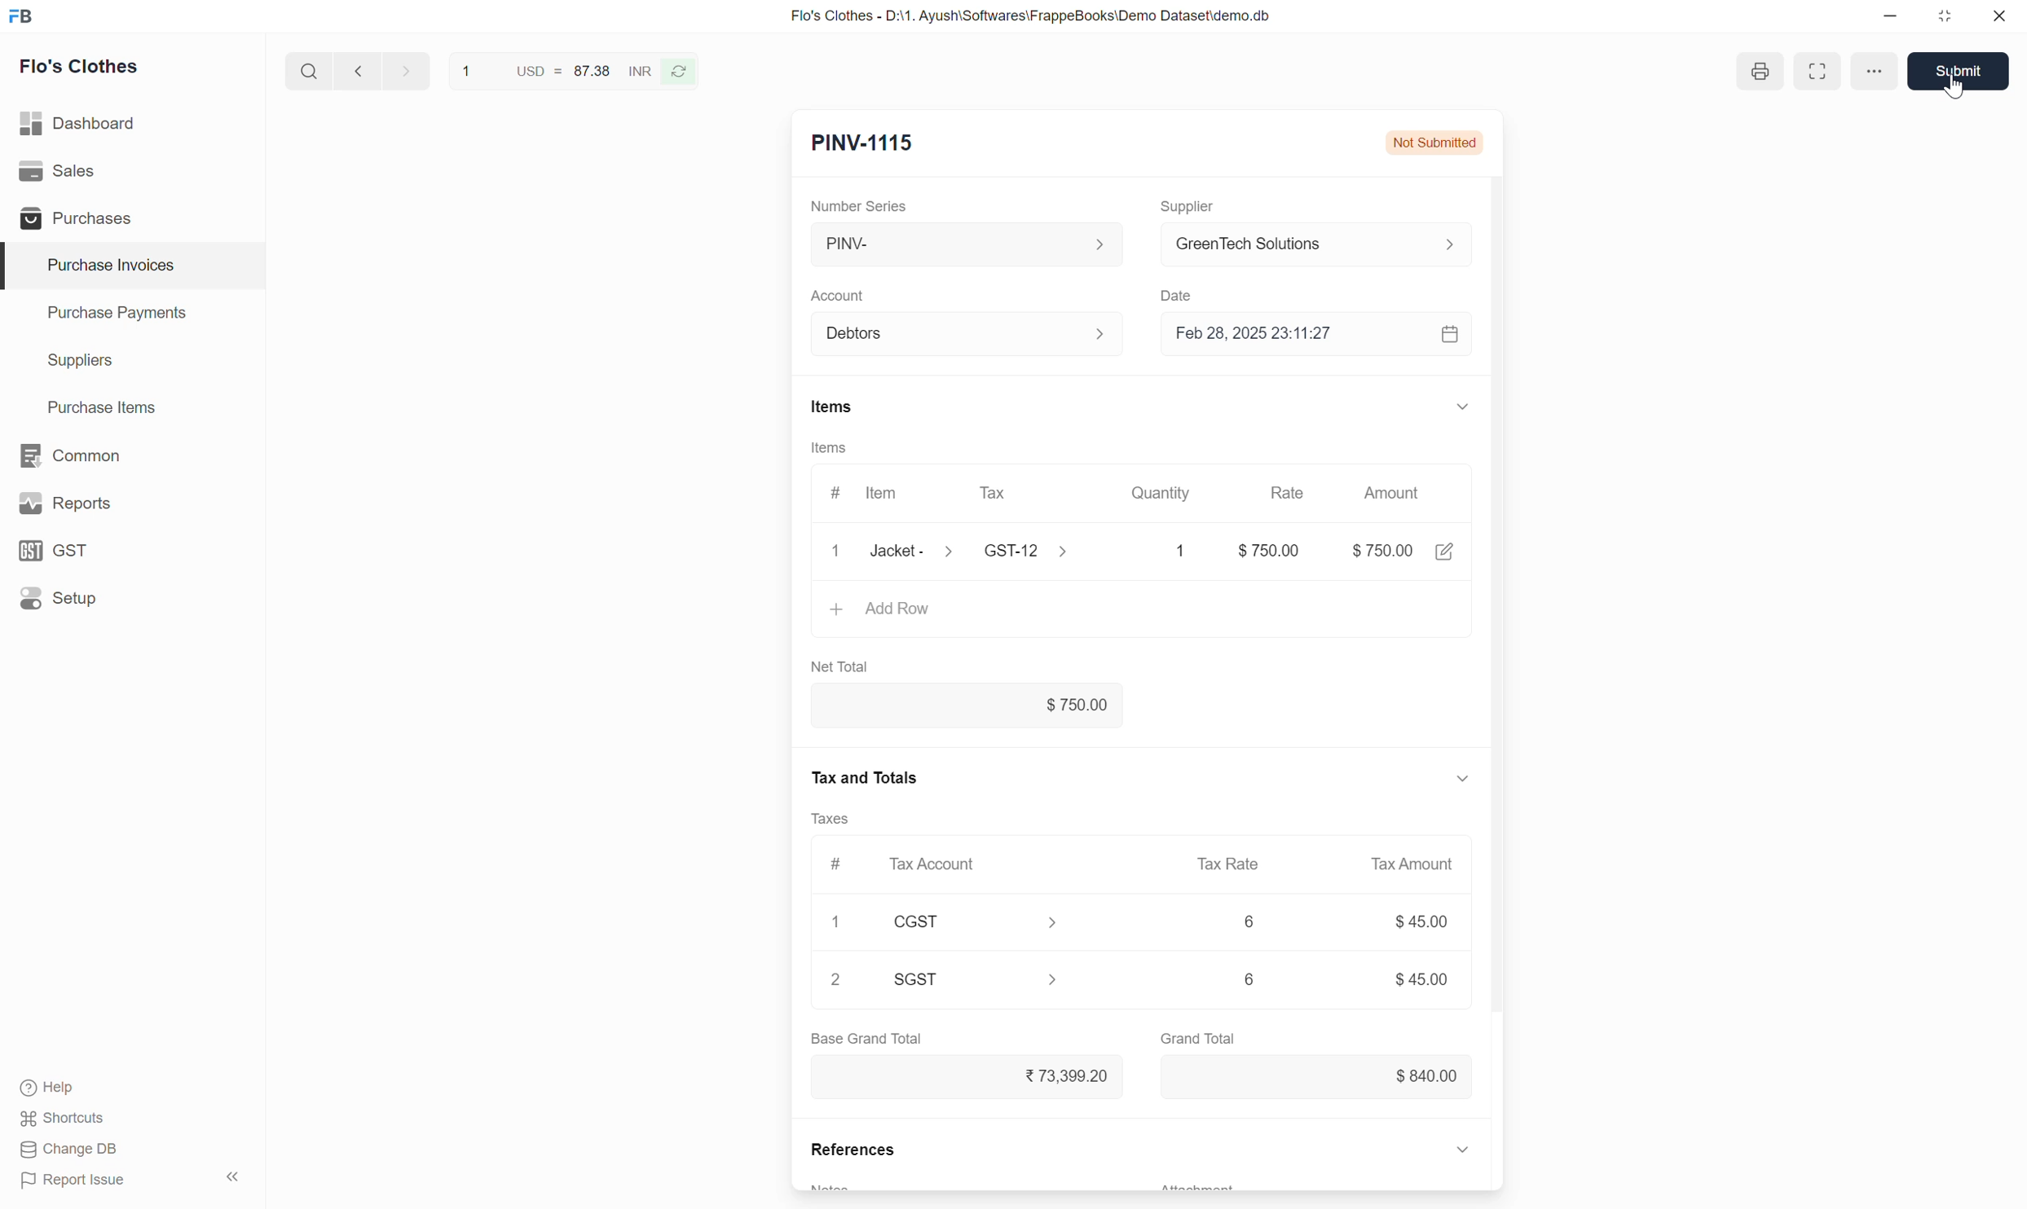 Image resolution: width=2027 pixels, height=1209 pixels. Describe the element at coordinates (1421, 921) in the screenshot. I see `$45.00` at that location.